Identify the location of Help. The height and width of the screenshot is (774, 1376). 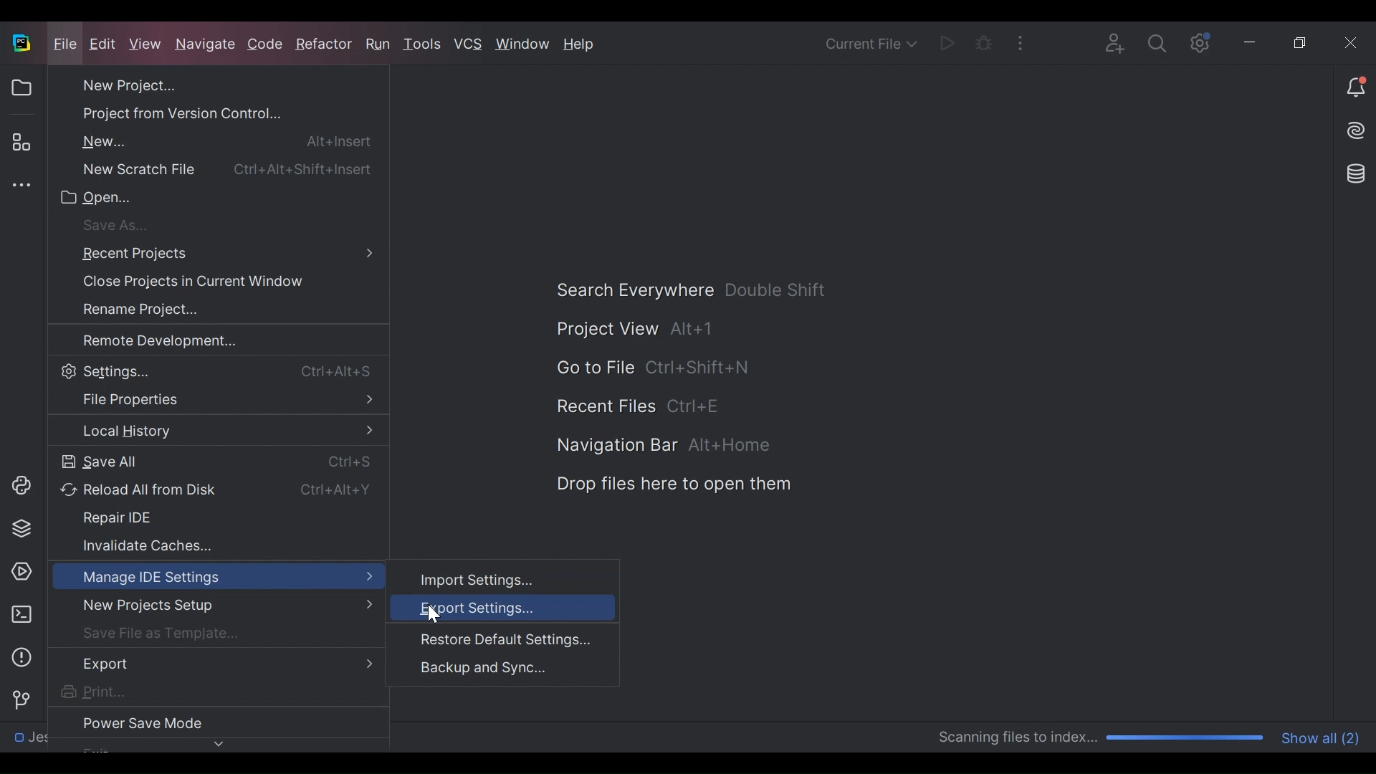
(580, 45).